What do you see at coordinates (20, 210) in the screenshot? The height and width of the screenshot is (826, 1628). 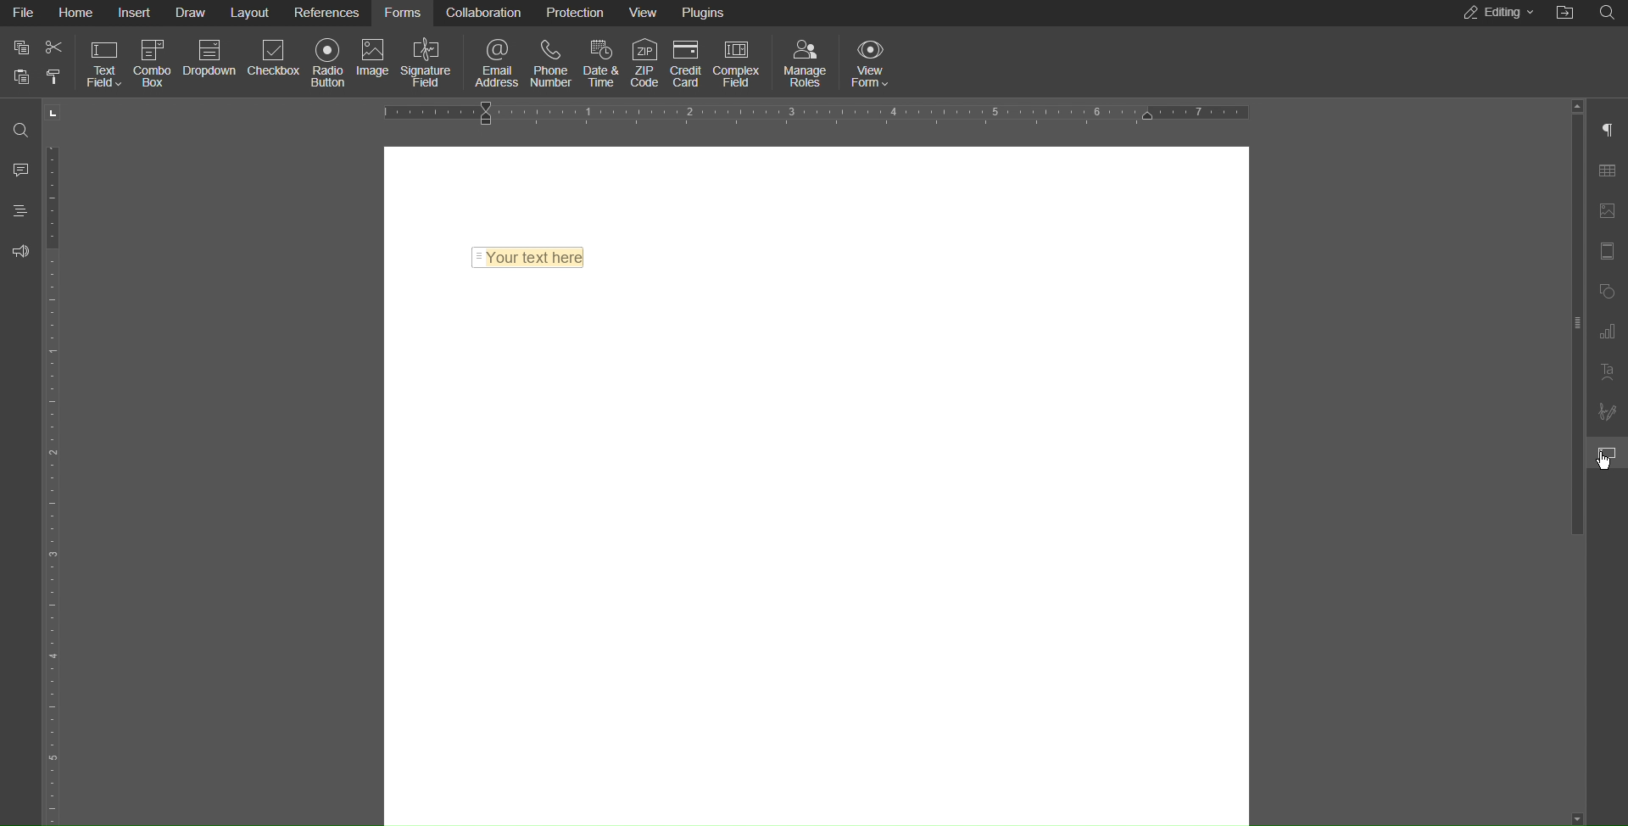 I see `Headings` at bounding box center [20, 210].